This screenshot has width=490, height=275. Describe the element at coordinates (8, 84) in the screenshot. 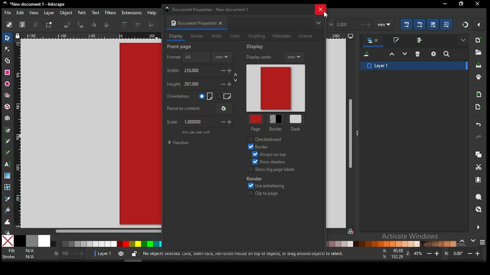

I see `ellipse/arc tool` at that location.